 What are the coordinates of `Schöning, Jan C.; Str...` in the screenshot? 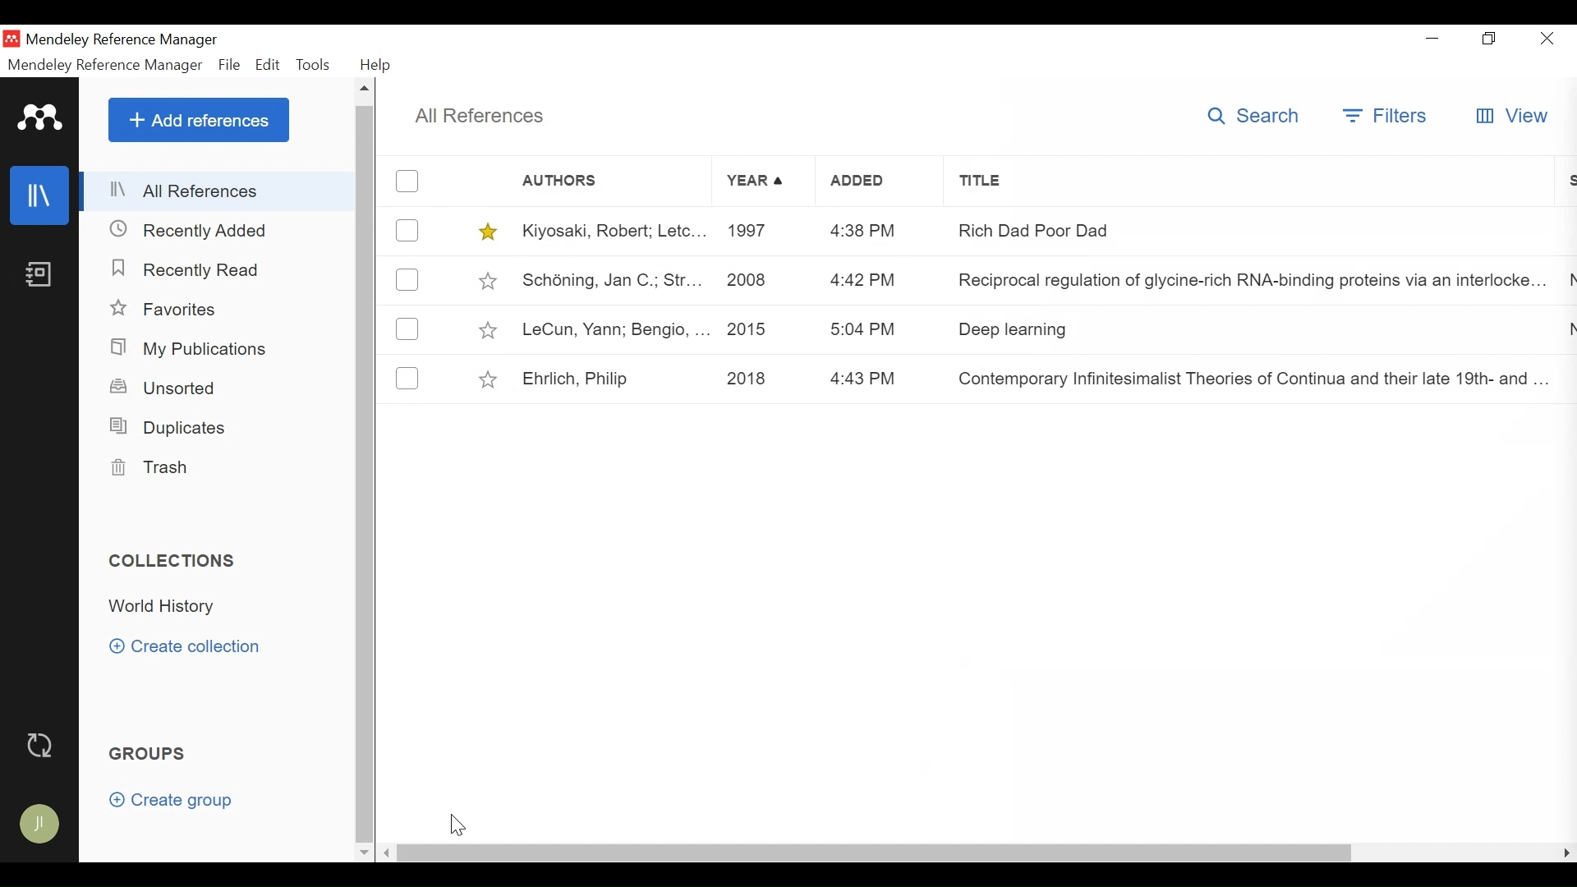 It's located at (612, 281).